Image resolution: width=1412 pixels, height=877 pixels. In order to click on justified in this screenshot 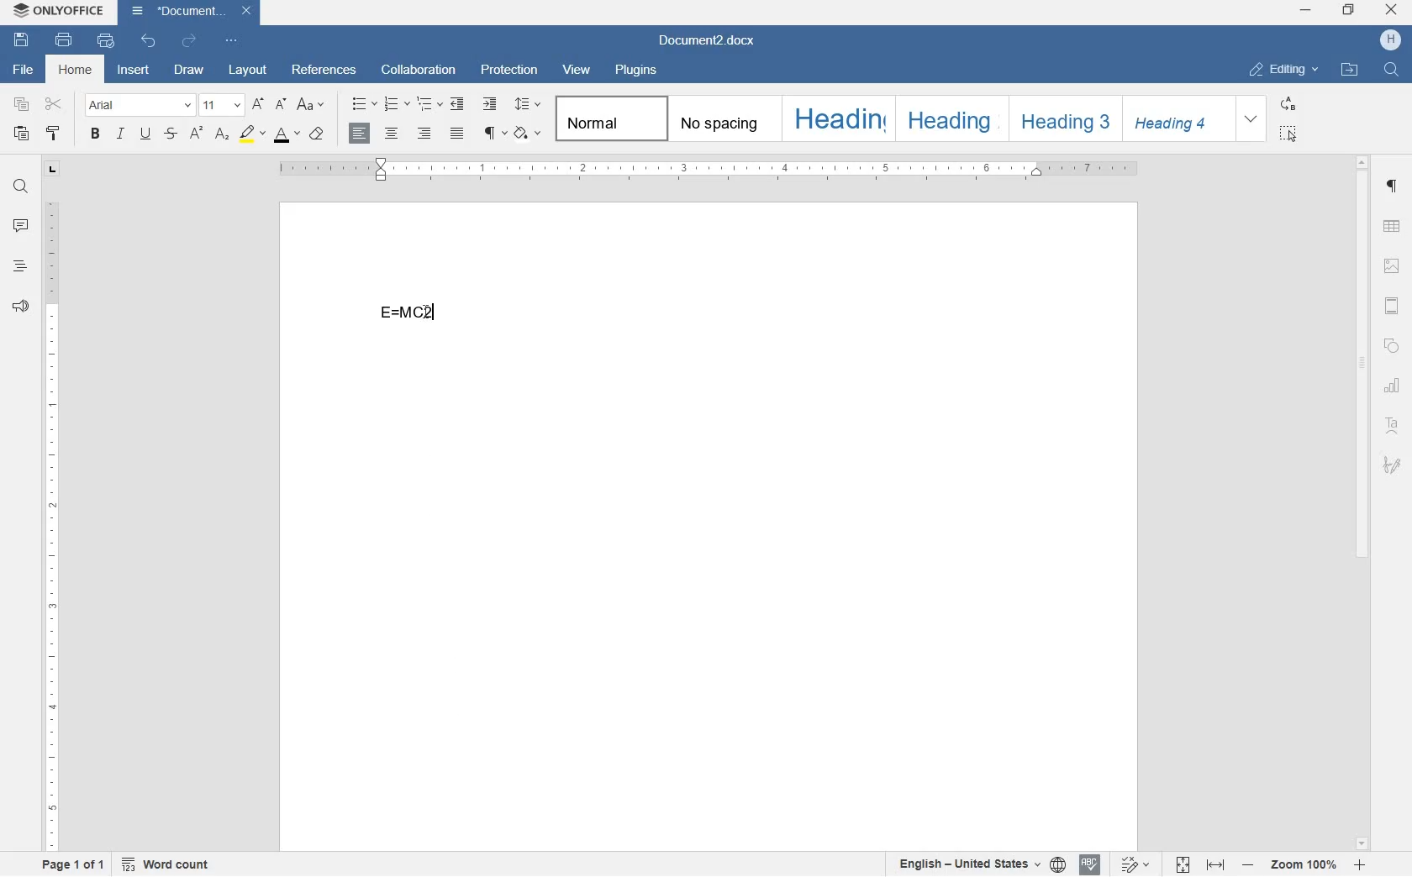, I will do `click(458, 132)`.